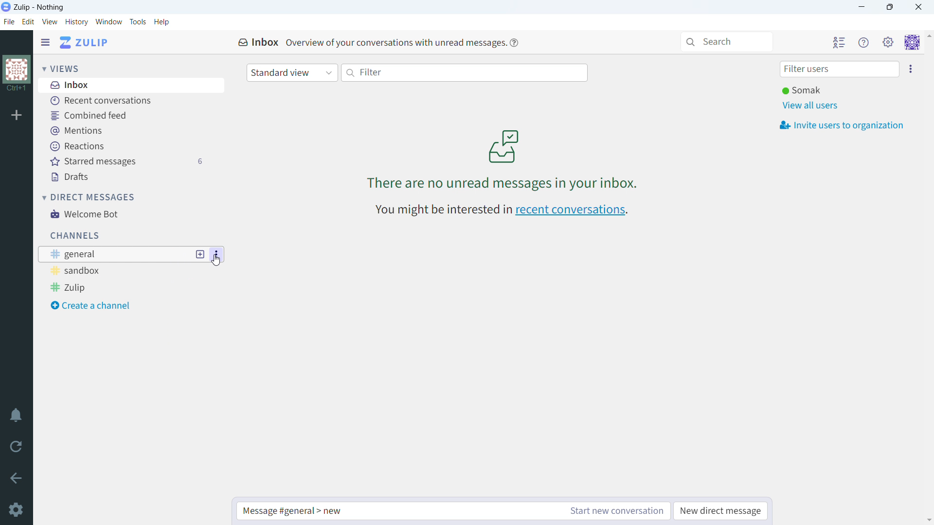  Describe the element at coordinates (515, 43) in the screenshot. I see `help` at that location.